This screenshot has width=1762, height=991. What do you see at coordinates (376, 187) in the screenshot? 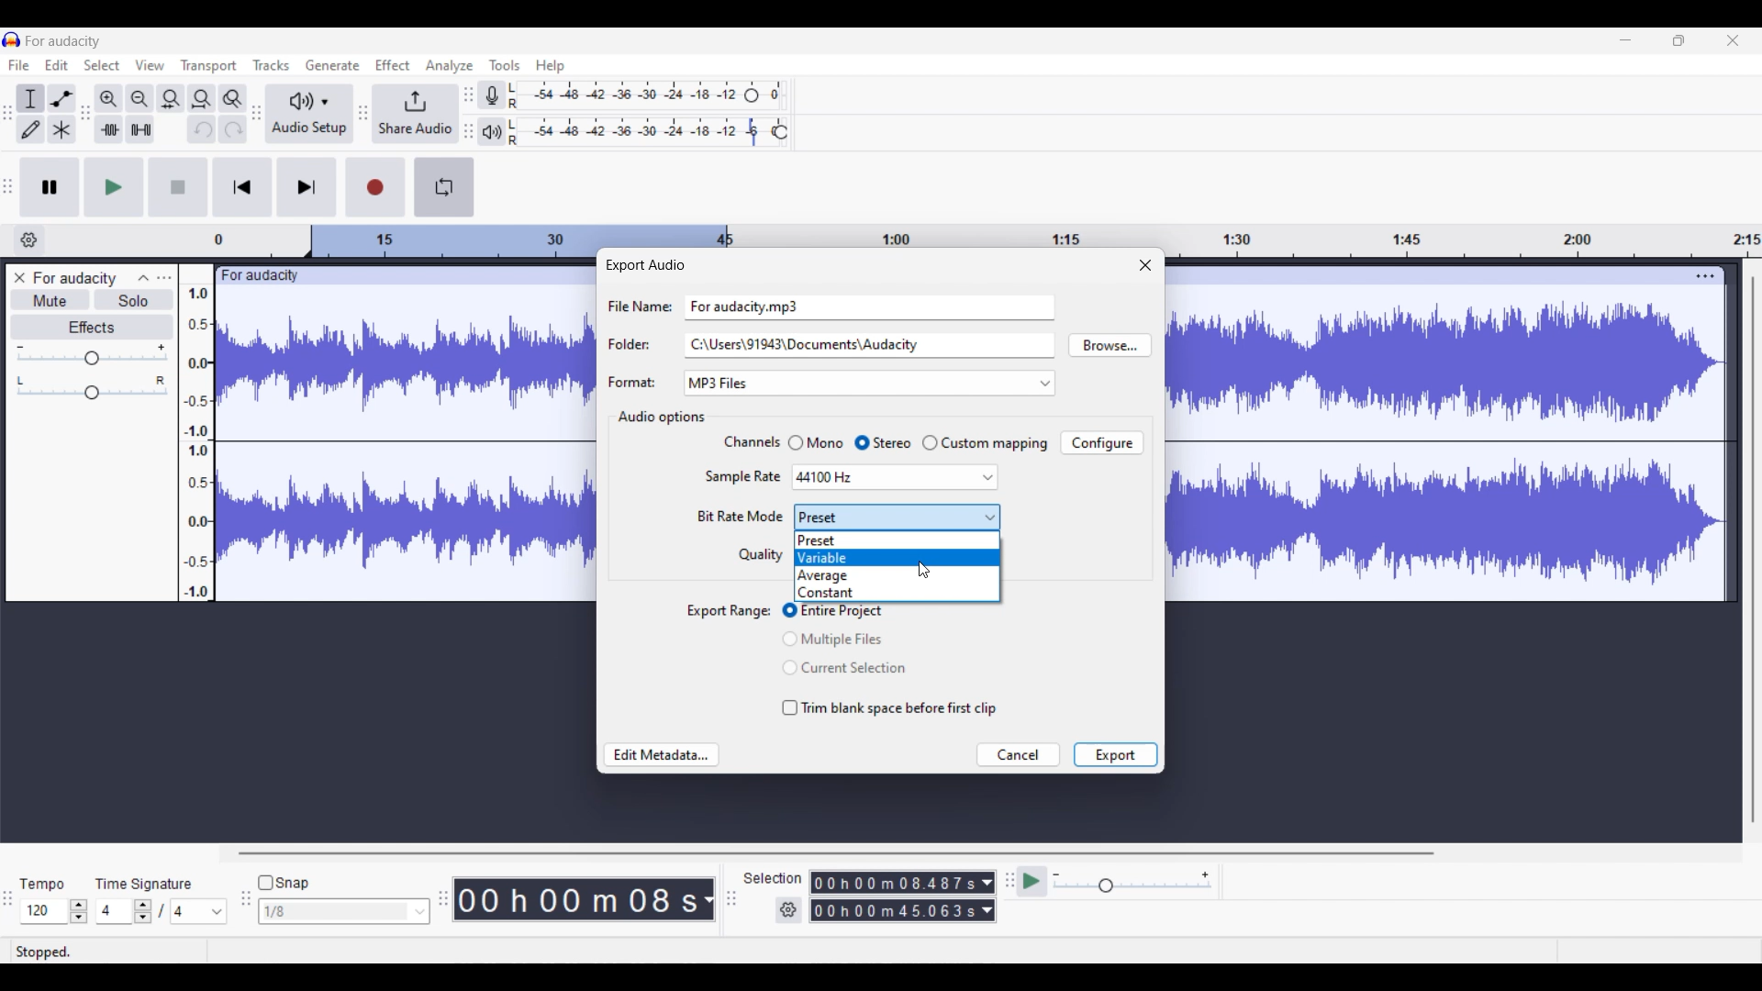
I see `Record/Record new track` at bounding box center [376, 187].